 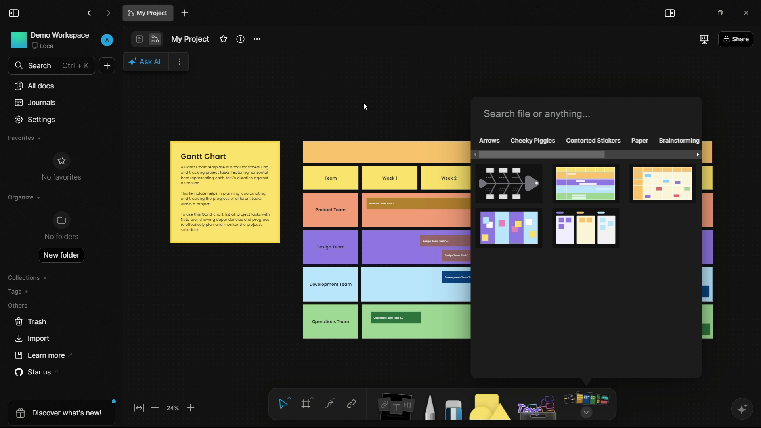 I want to click on discover what's new, so click(x=58, y=412).